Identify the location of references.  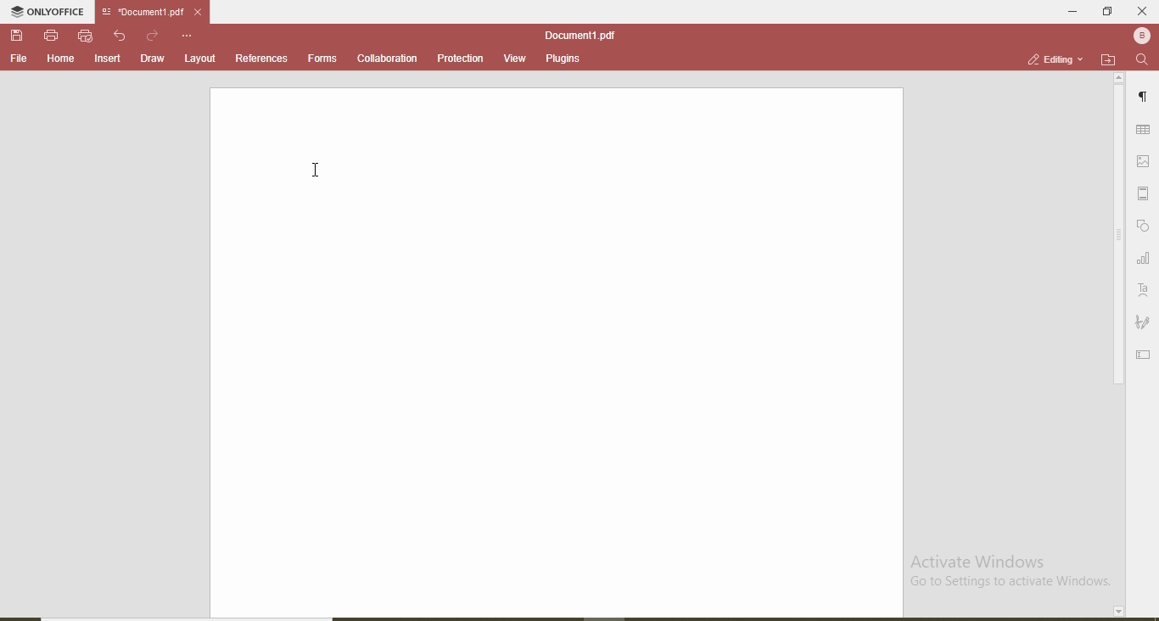
(261, 58).